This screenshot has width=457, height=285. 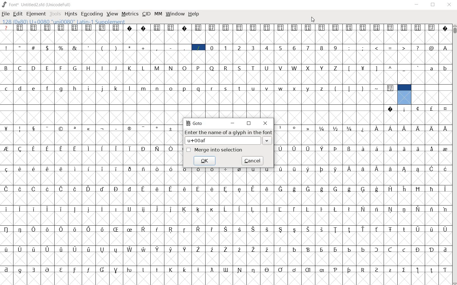 What do you see at coordinates (89, 27) in the screenshot?
I see `Symbol` at bounding box center [89, 27].